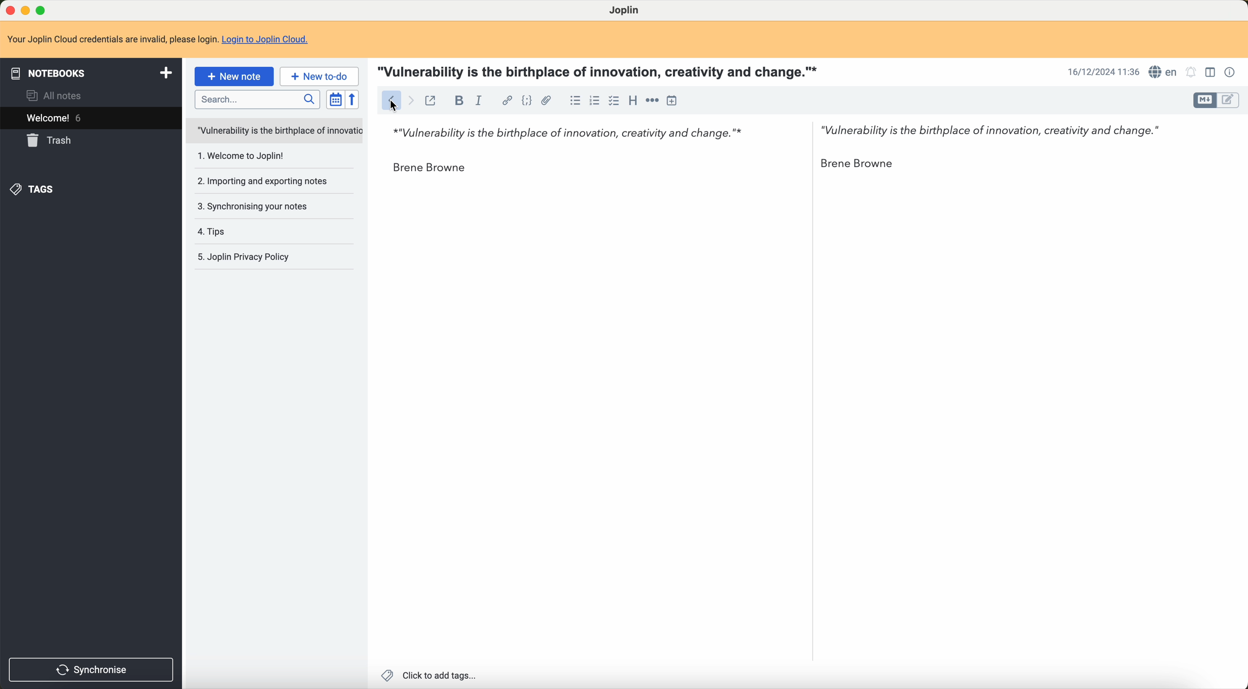  I want to click on welcome to joplin, so click(240, 157).